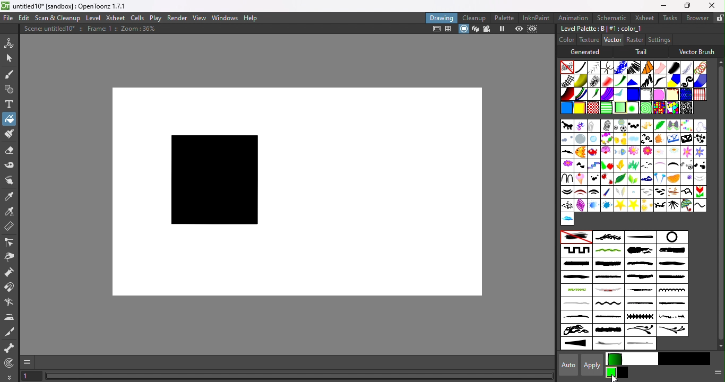 The height and width of the screenshot is (382, 725). Describe the element at coordinates (619, 67) in the screenshot. I see `Circlets` at that location.